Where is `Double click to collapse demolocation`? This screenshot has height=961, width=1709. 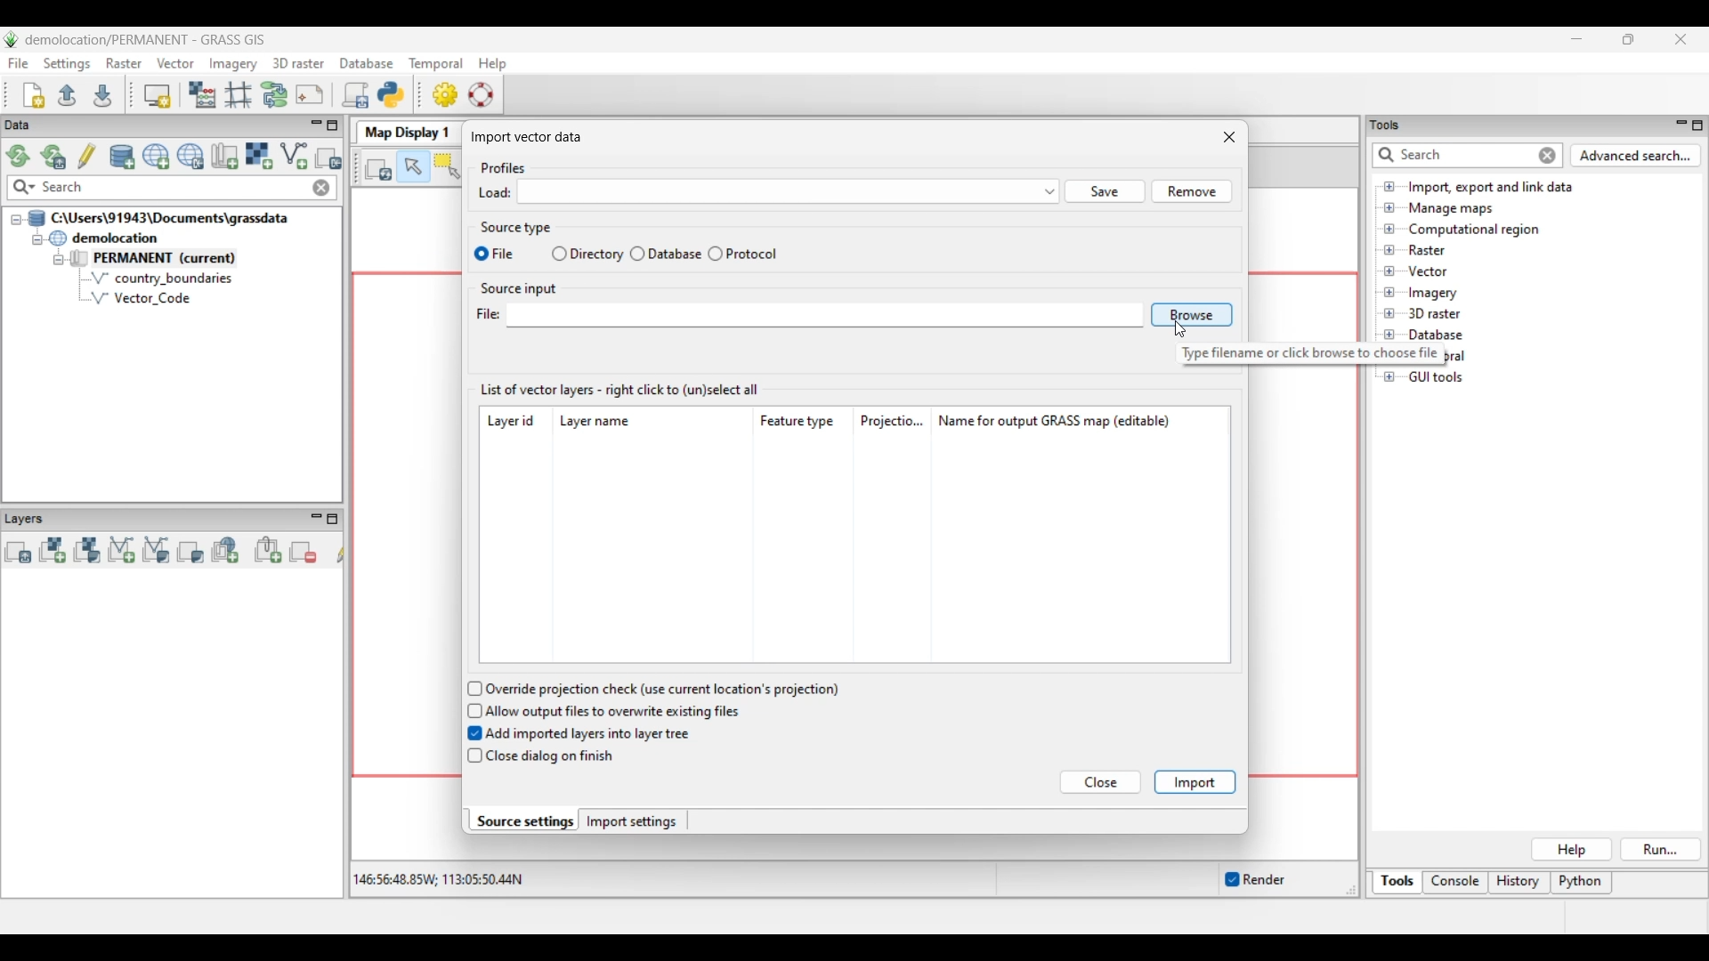 Double click to collapse demolocation is located at coordinates (103, 238).